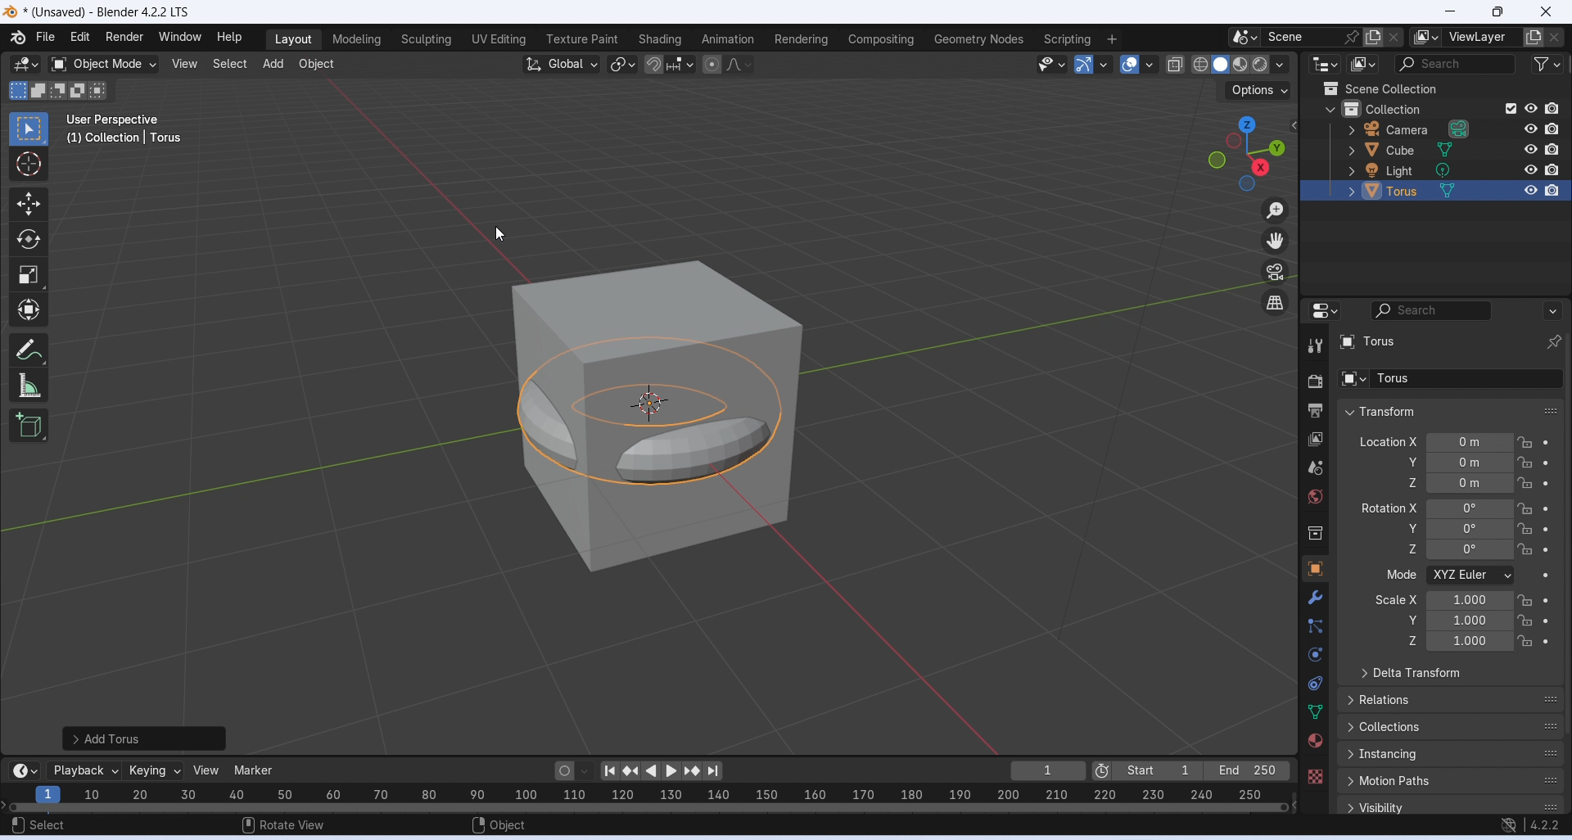 Image resolution: width=1572 pixels, height=840 pixels. Describe the element at coordinates (1245, 770) in the screenshot. I see `End 250` at that location.